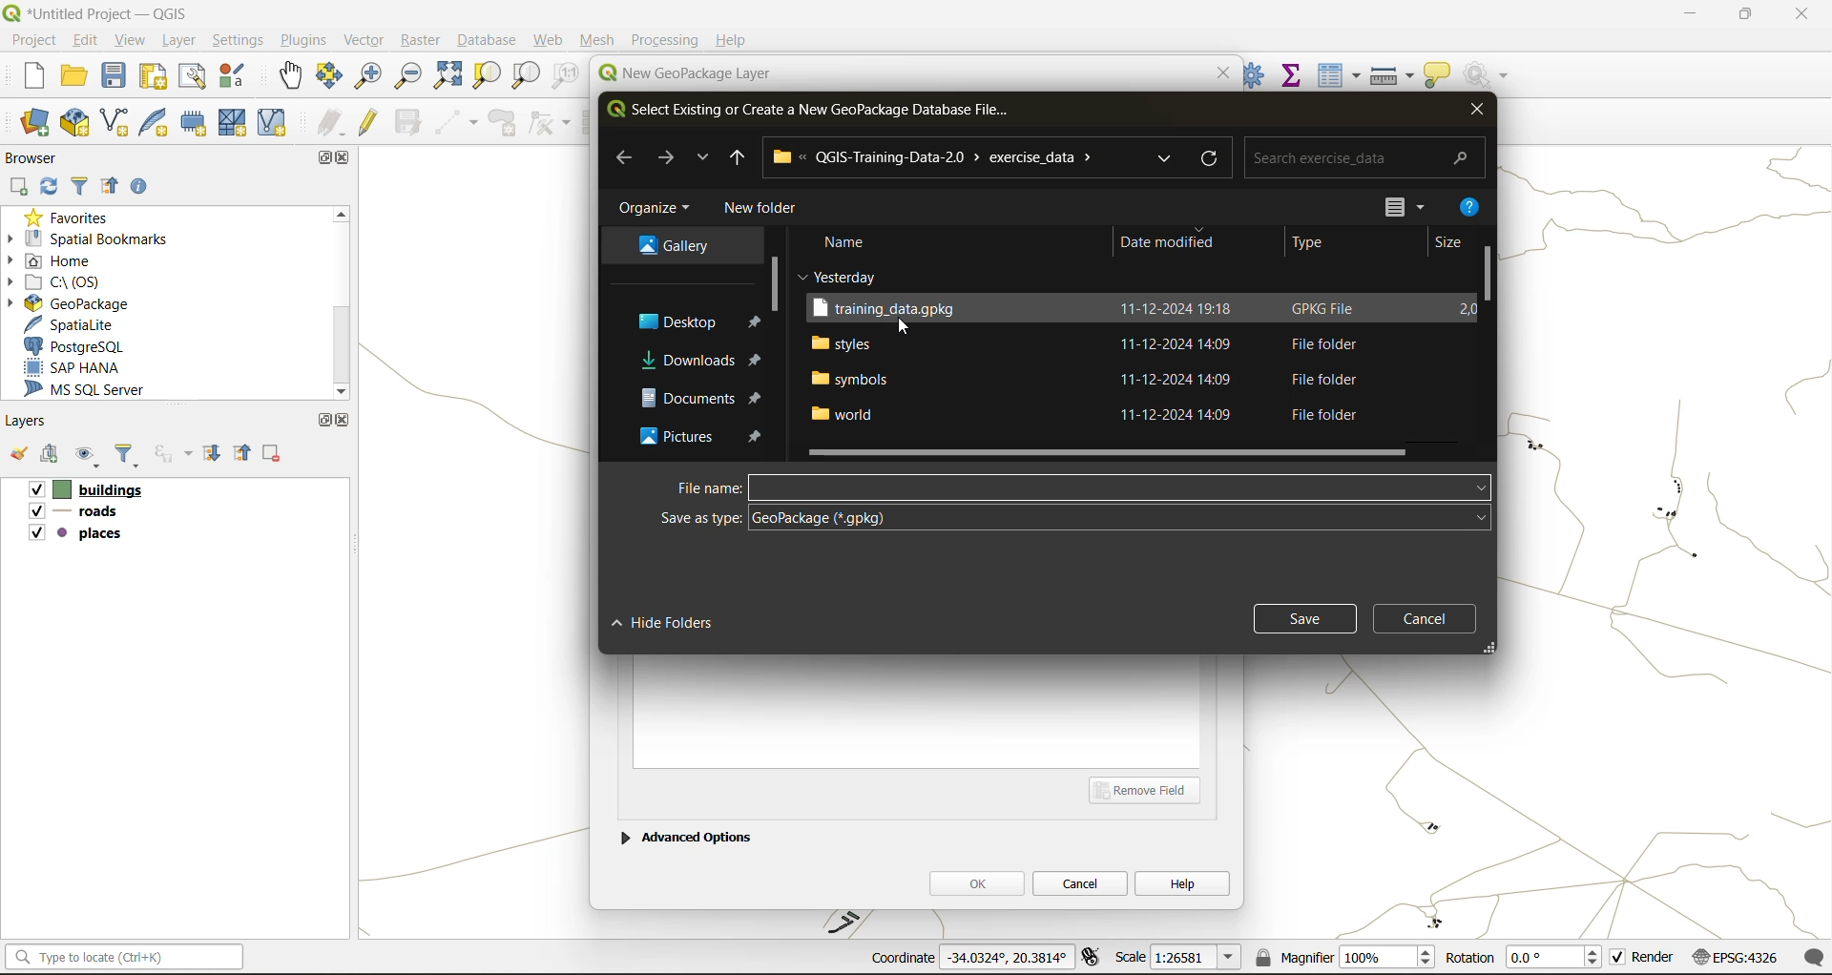  Describe the element at coordinates (194, 76) in the screenshot. I see `show layout` at that location.